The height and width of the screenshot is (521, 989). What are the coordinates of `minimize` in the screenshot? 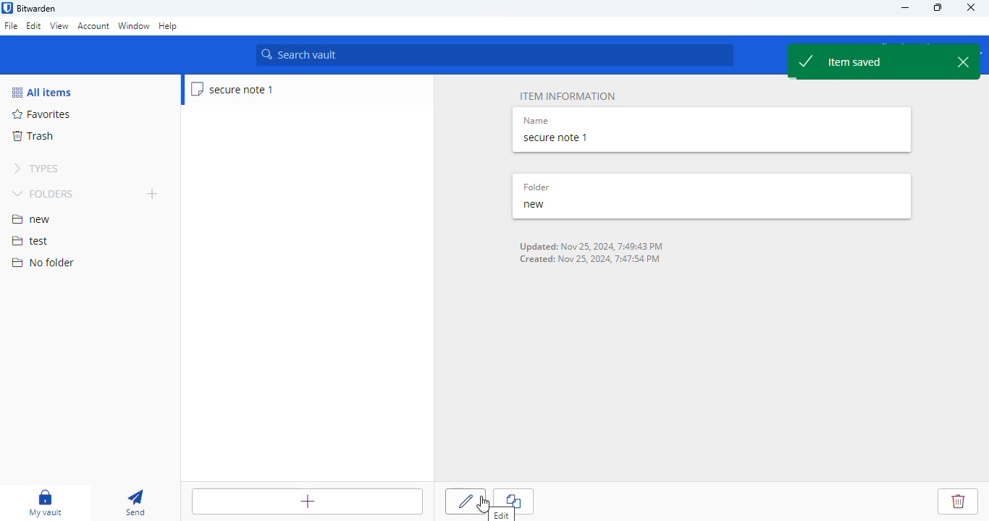 It's located at (904, 7).